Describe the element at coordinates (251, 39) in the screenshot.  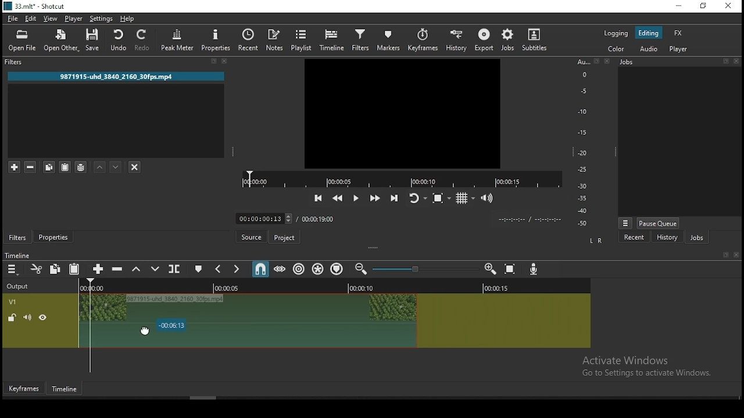
I see `split at playhead` at that location.